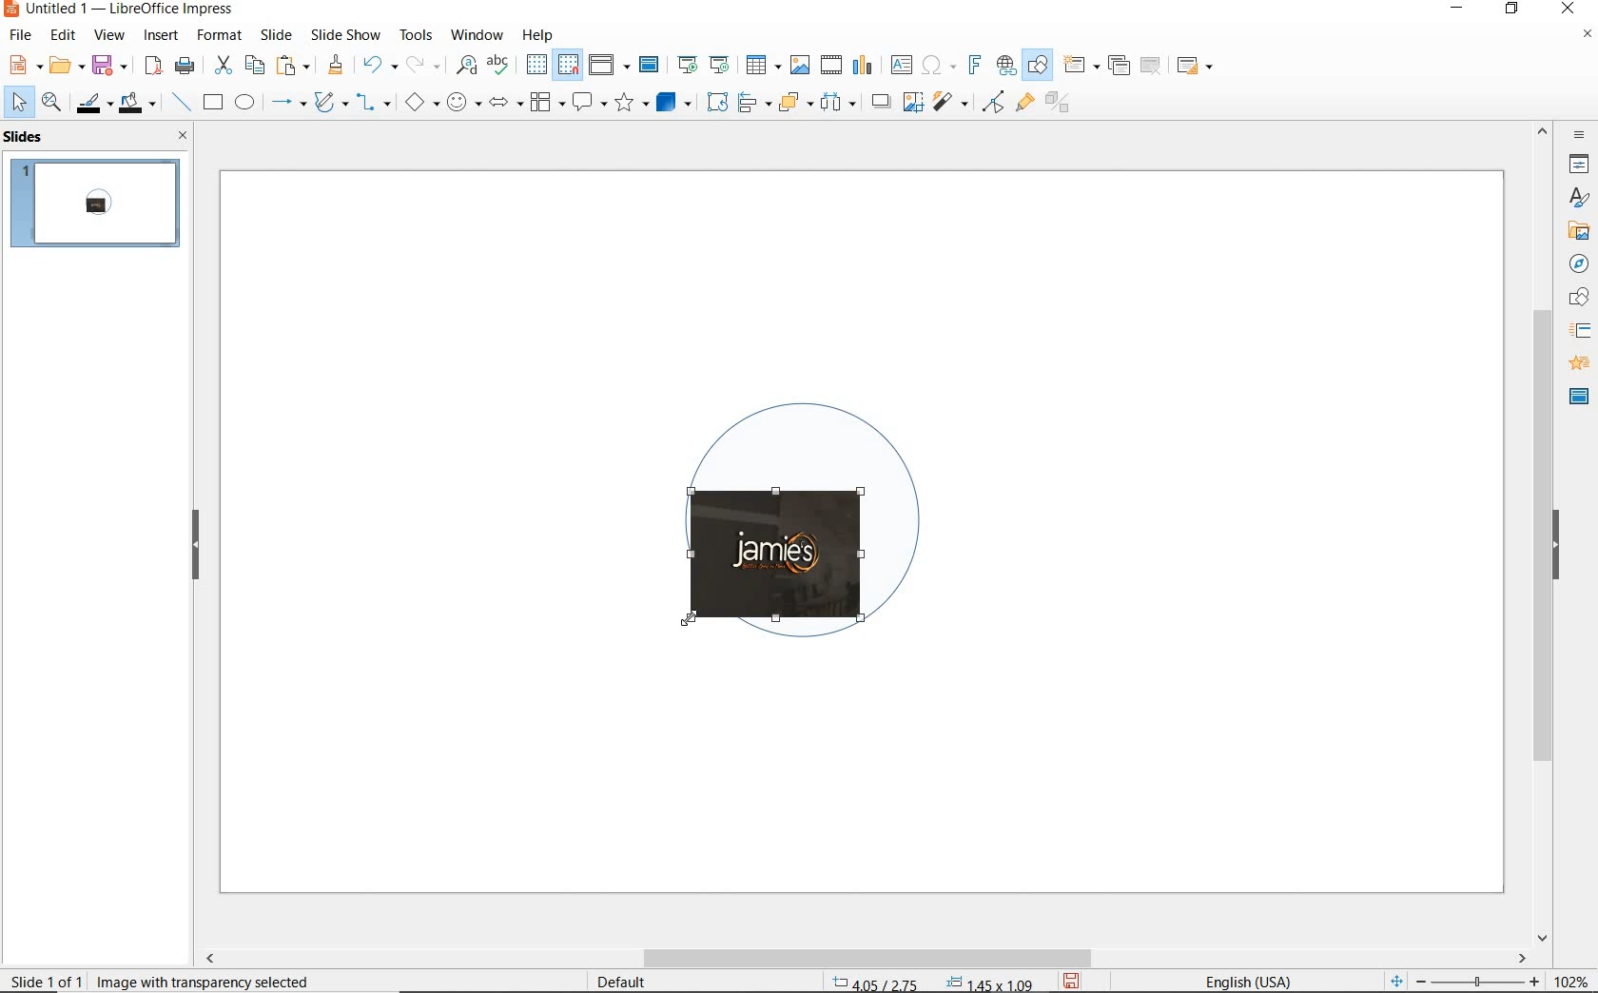 The image size is (1598, 993). Describe the element at coordinates (98, 205) in the screenshot. I see `slide 1` at that location.